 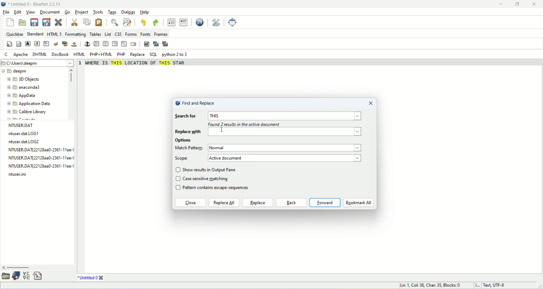 What do you see at coordinates (115, 43) in the screenshot?
I see `right justify` at bounding box center [115, 43].